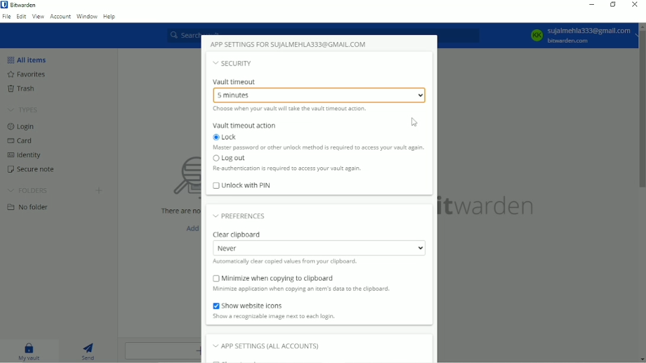 This screenshot has width=646, height=363. What do you see at coordinates (274, 316) in the screenshot?
I see `Show a recognizable image next to each login.` at bounding box center [274, 316].